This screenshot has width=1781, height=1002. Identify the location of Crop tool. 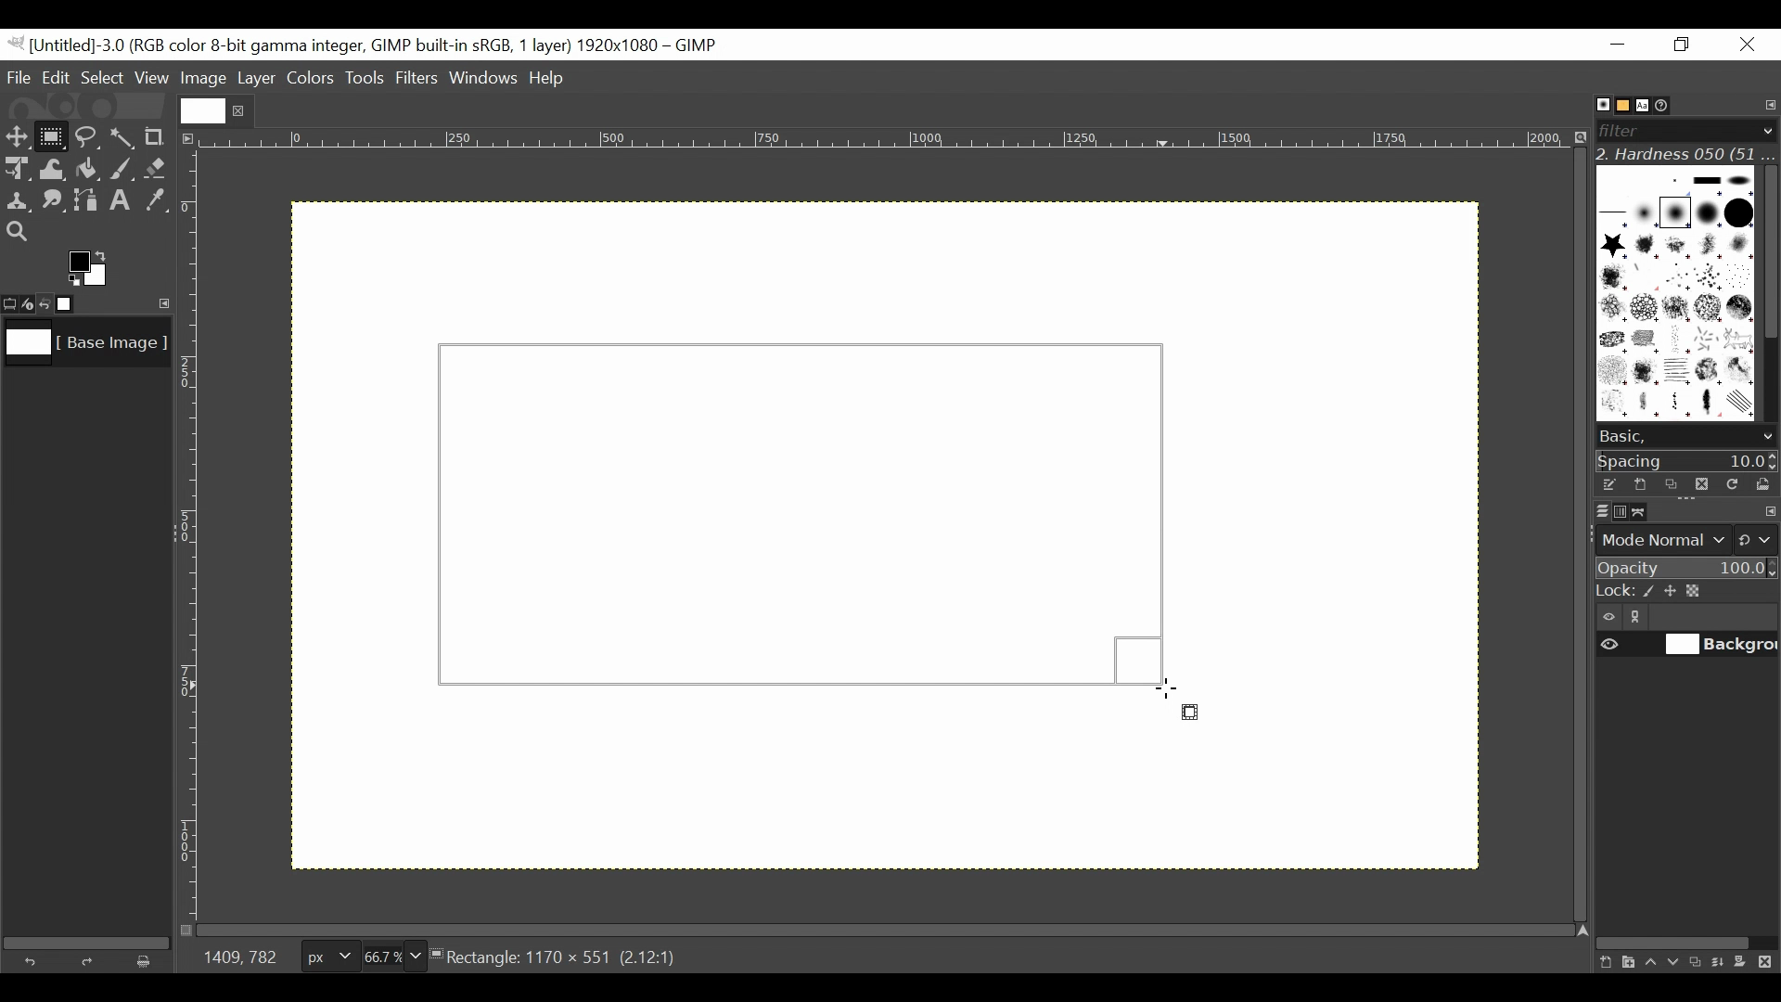
(162, 136).